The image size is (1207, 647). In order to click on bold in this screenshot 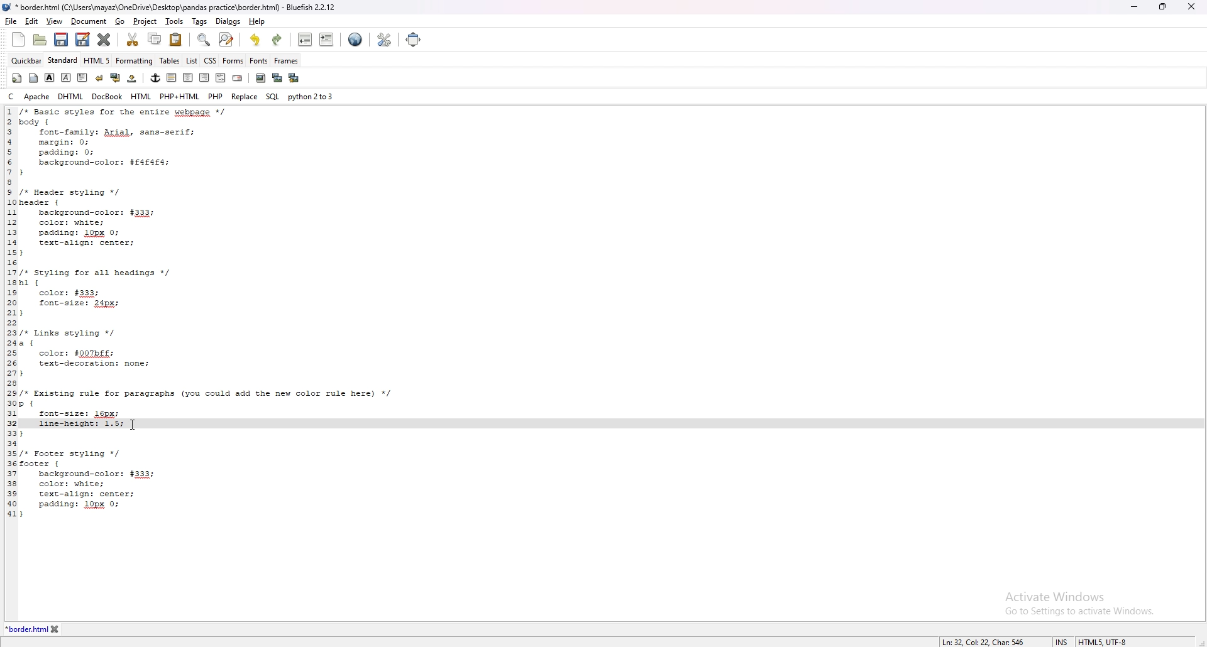, I will do `click(50, 77)`.